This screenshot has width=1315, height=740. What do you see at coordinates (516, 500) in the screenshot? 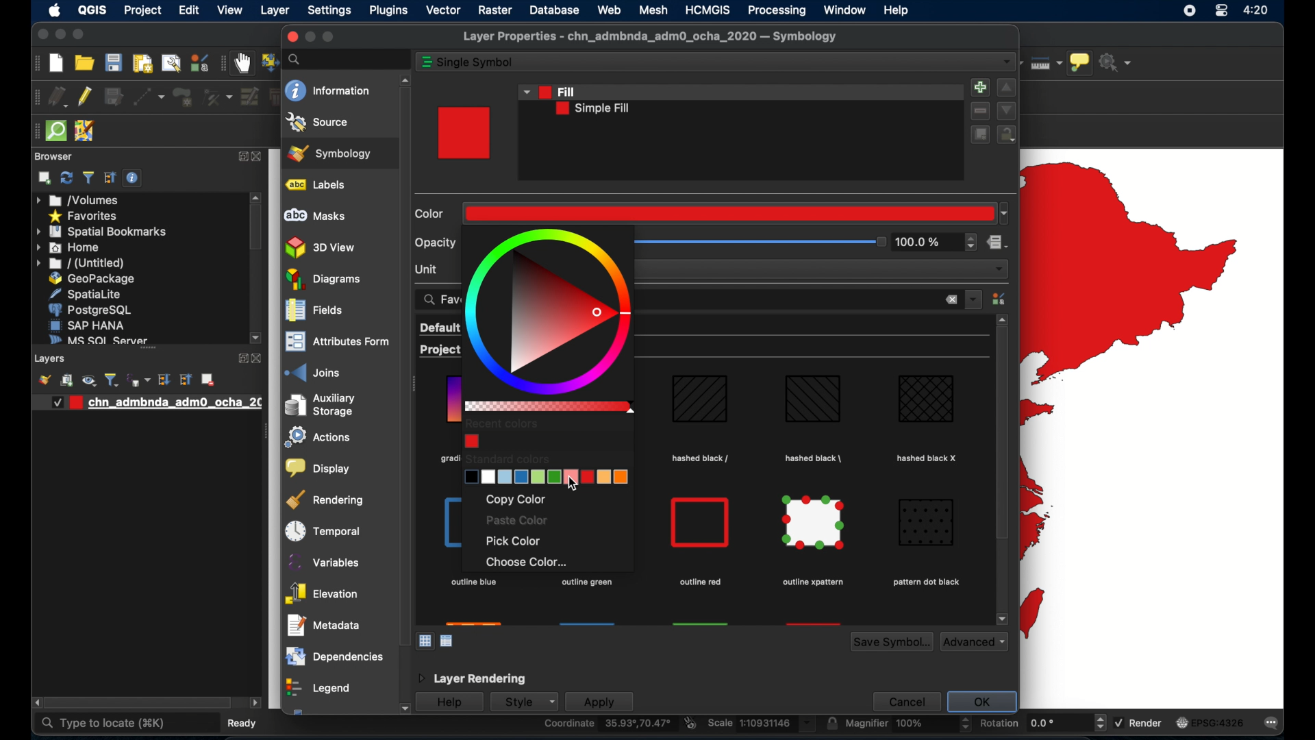
I see `copy color` at bounding box center [516, 500].